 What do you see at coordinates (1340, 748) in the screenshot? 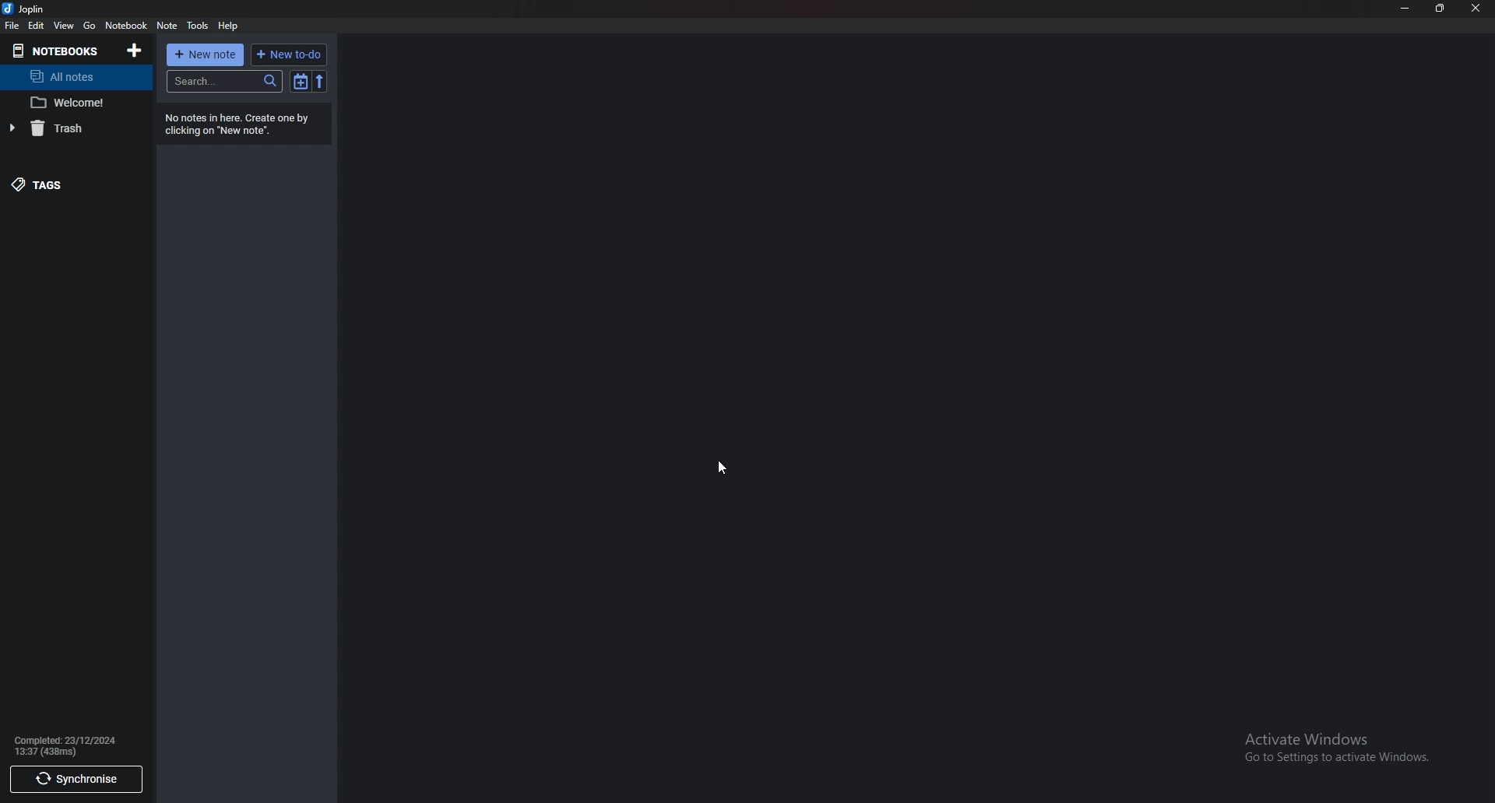
I see `Activate Windows
Go to Settings to activate Windows.` at bounding box center [1340, 748].